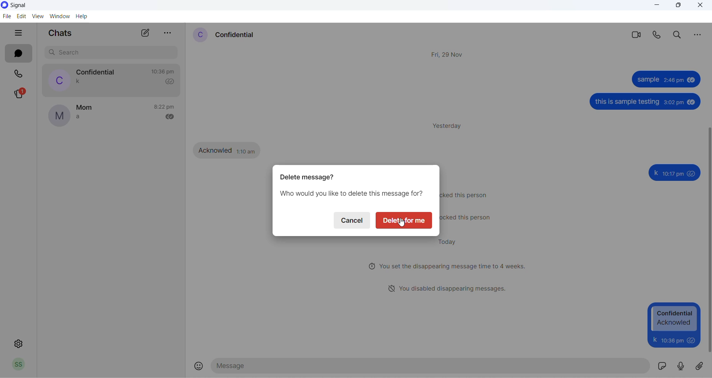  What do you see at coordinates (692, 103) in the screenshot?
I see `seen` at bounding box center [692, 103].